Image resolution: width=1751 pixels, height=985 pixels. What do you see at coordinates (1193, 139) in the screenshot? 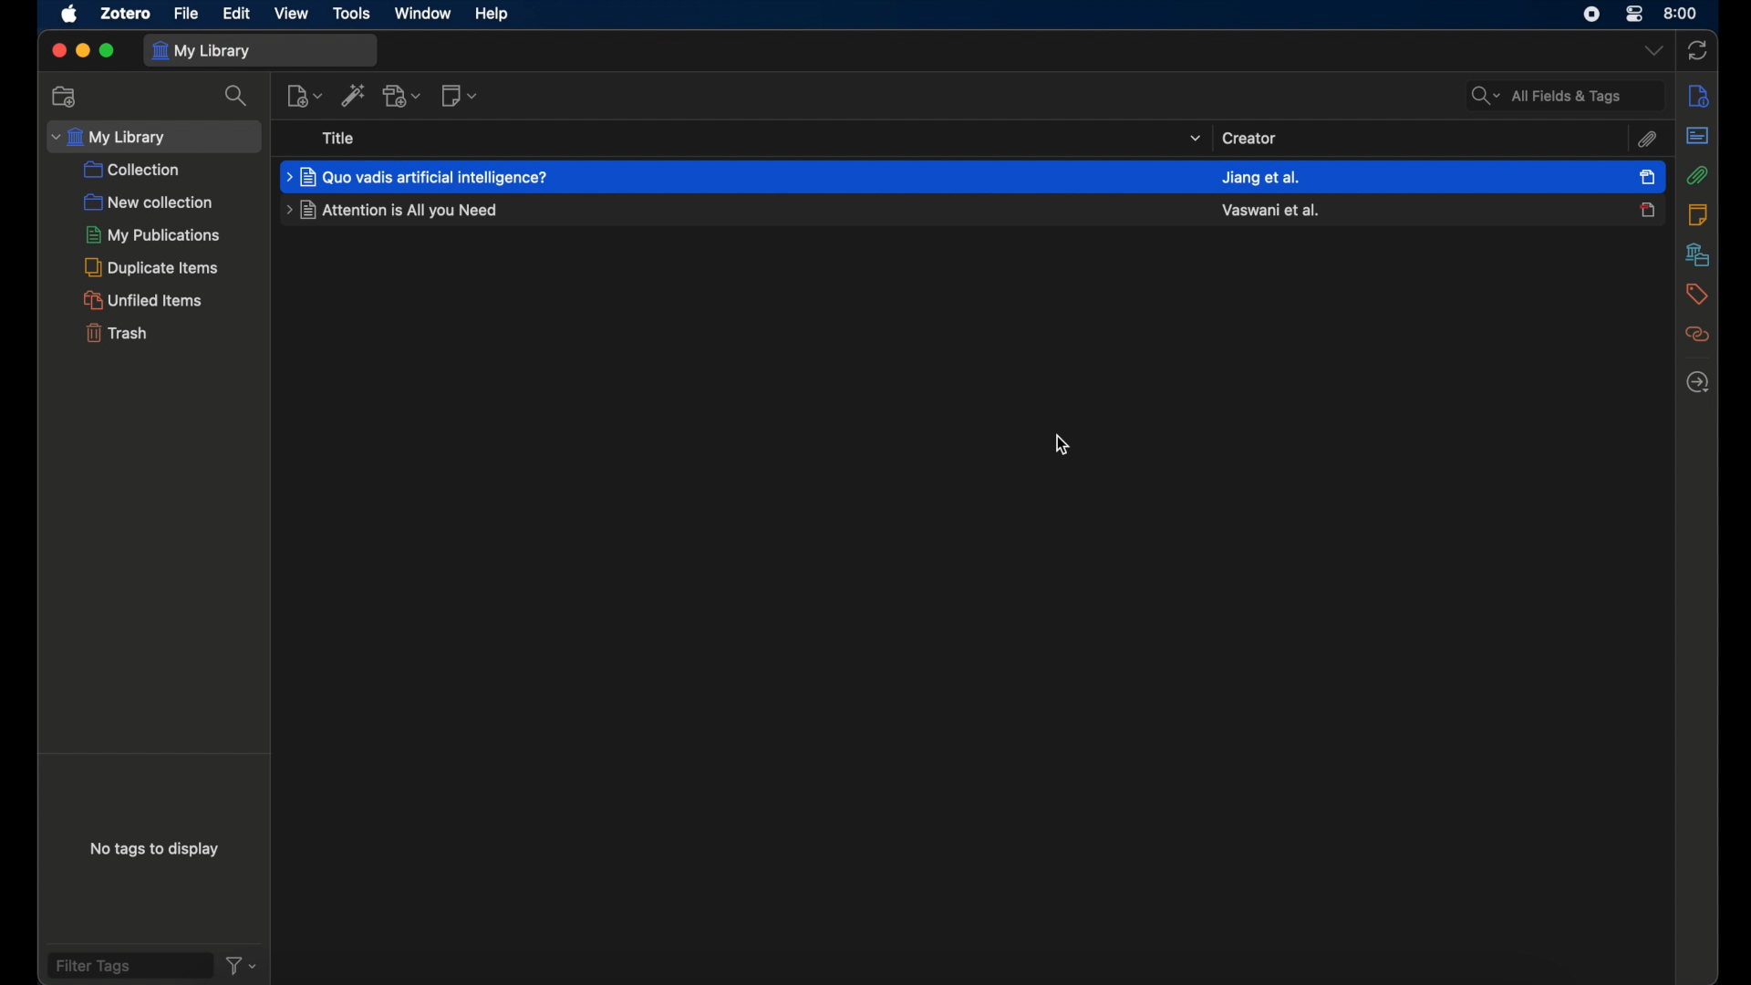
I see `title dropdown menu` at bounding box center [1193, 139].